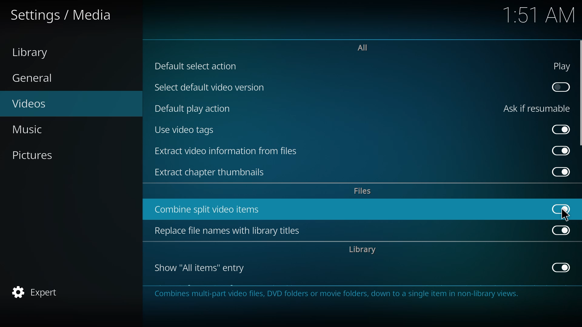  What do you see at coordinates (200, 267) in the screenshot?
I see `show all items entry` at bounding box center [200, 267].